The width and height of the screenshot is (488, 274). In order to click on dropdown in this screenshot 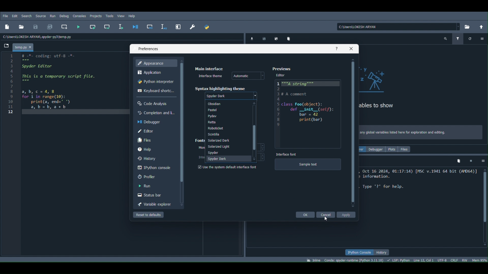, I will do `click(262, 75)`.